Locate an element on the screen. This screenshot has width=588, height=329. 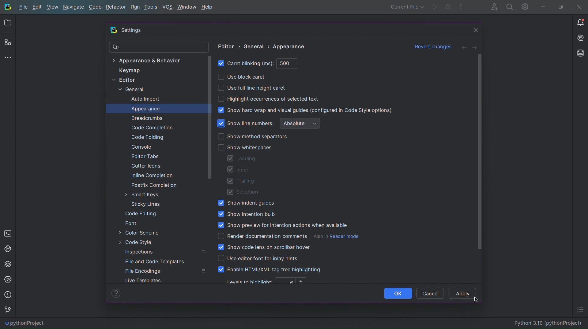
Use editor font for inlay hints is located at coordinates (258, 259).